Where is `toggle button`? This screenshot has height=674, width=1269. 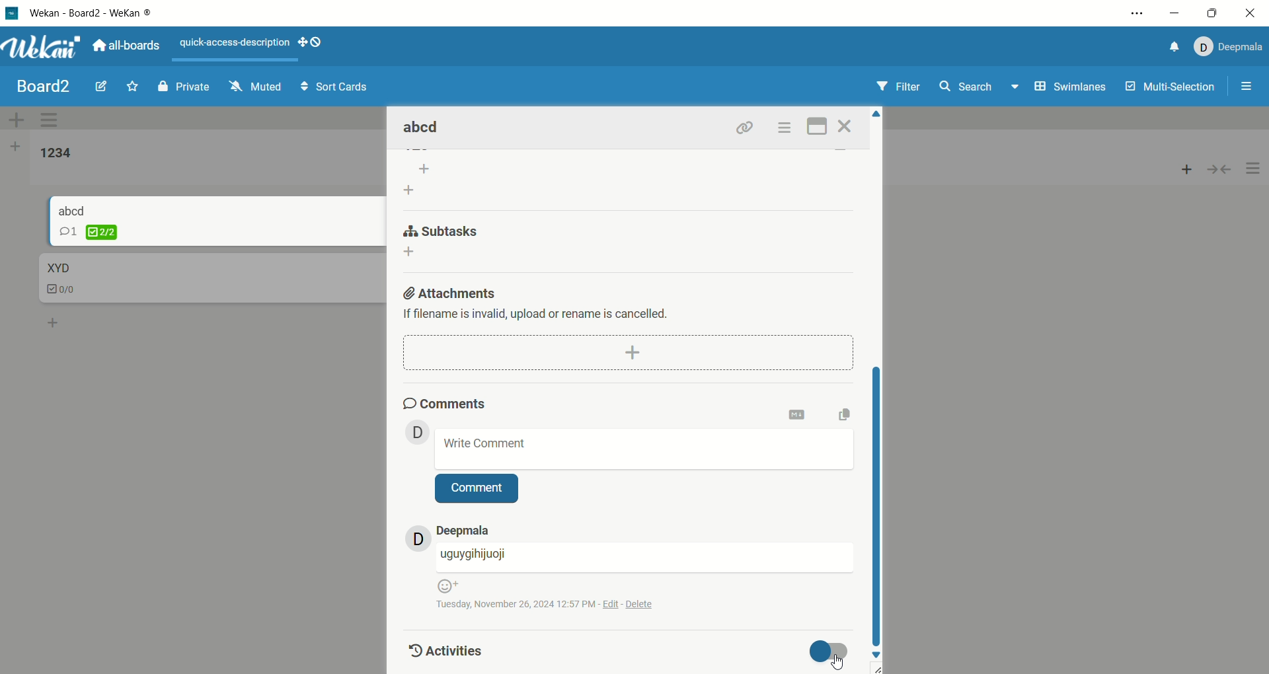 toggle button is located at coordinates (832, 652).